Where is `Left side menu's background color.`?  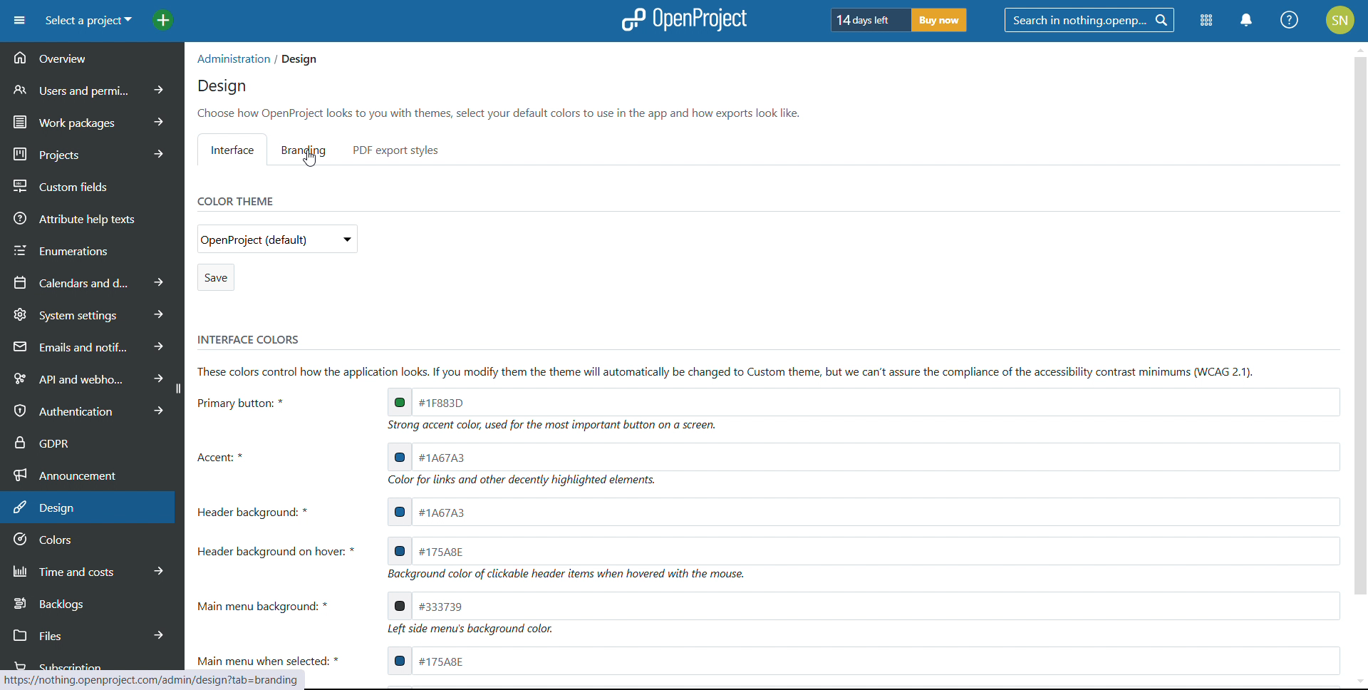
Left side menu's background color. is located at coordinates (474, 631).